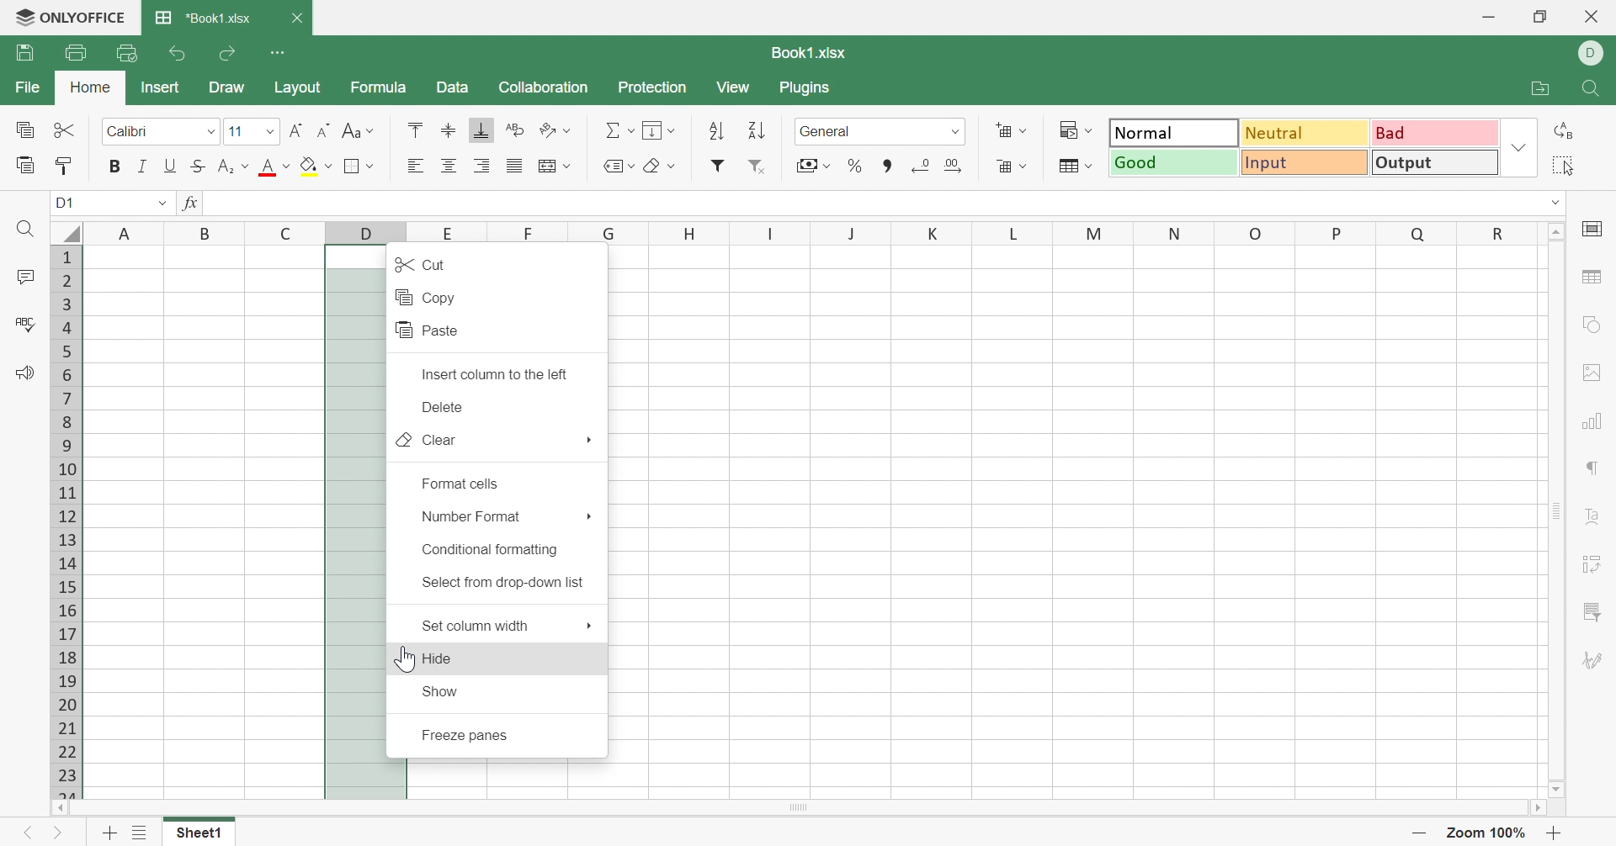 Image resolution: width=1616 pixels, height=846 pixels. I want to click on Slicer settings, so click(1594, 612).